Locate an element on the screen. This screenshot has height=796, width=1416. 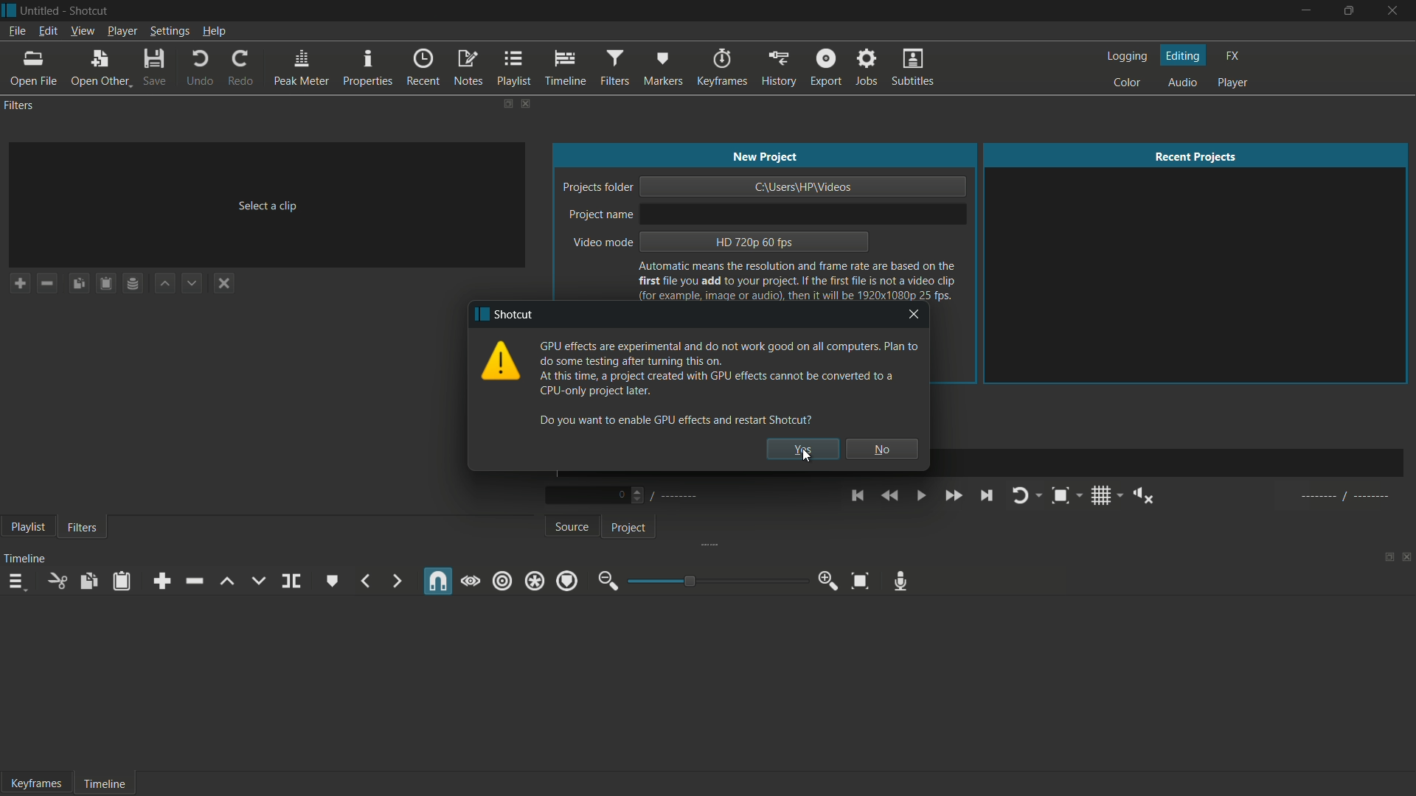
ripple is located at coordinates (502, 581).